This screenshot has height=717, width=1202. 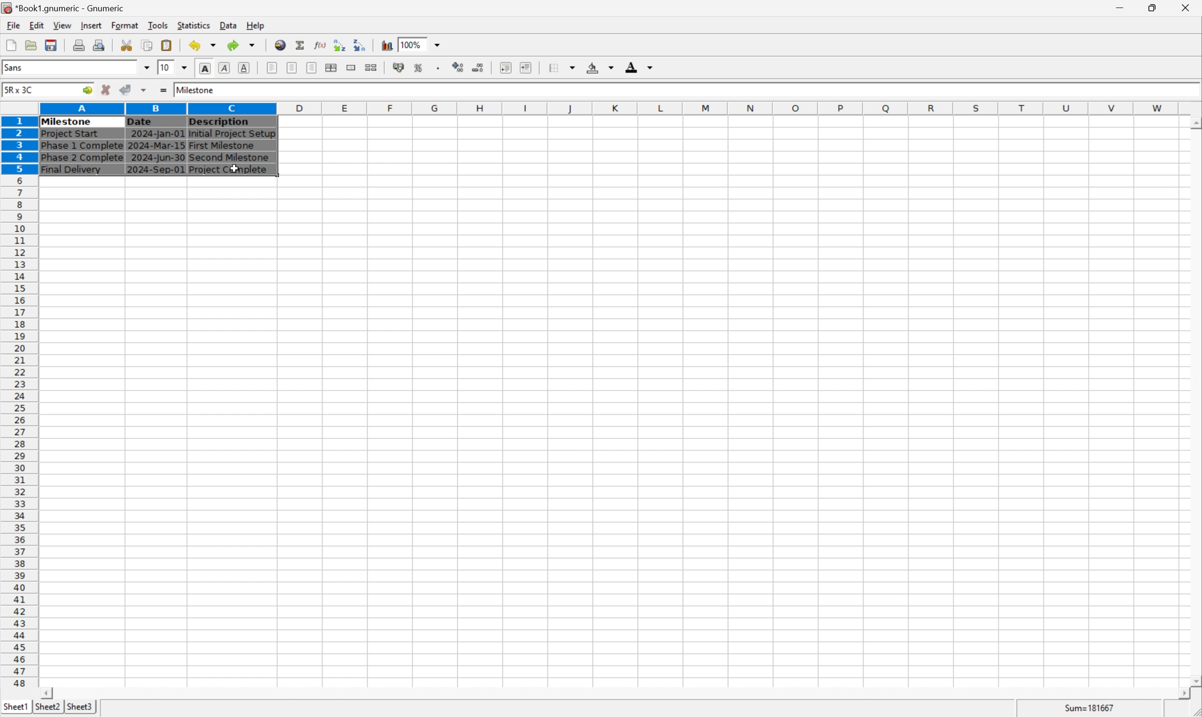 I want to click on Sum=181667, so click(x=1091, y=707).